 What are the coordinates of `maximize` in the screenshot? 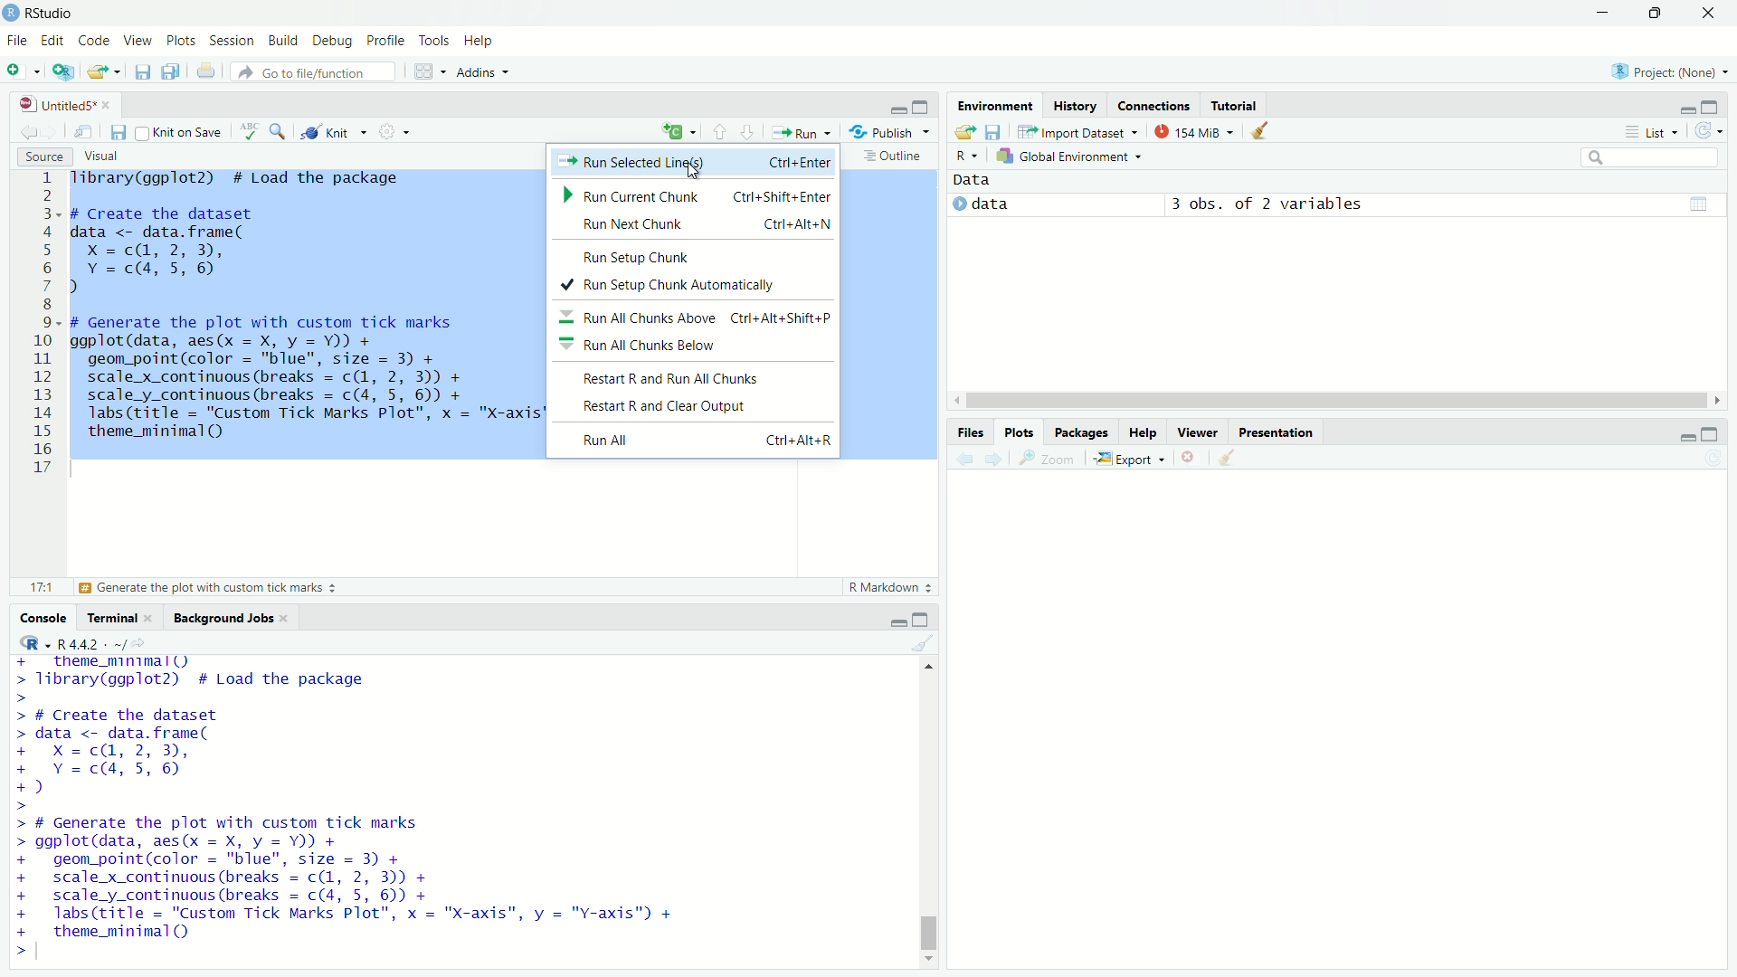 It's located at (1721, 105).